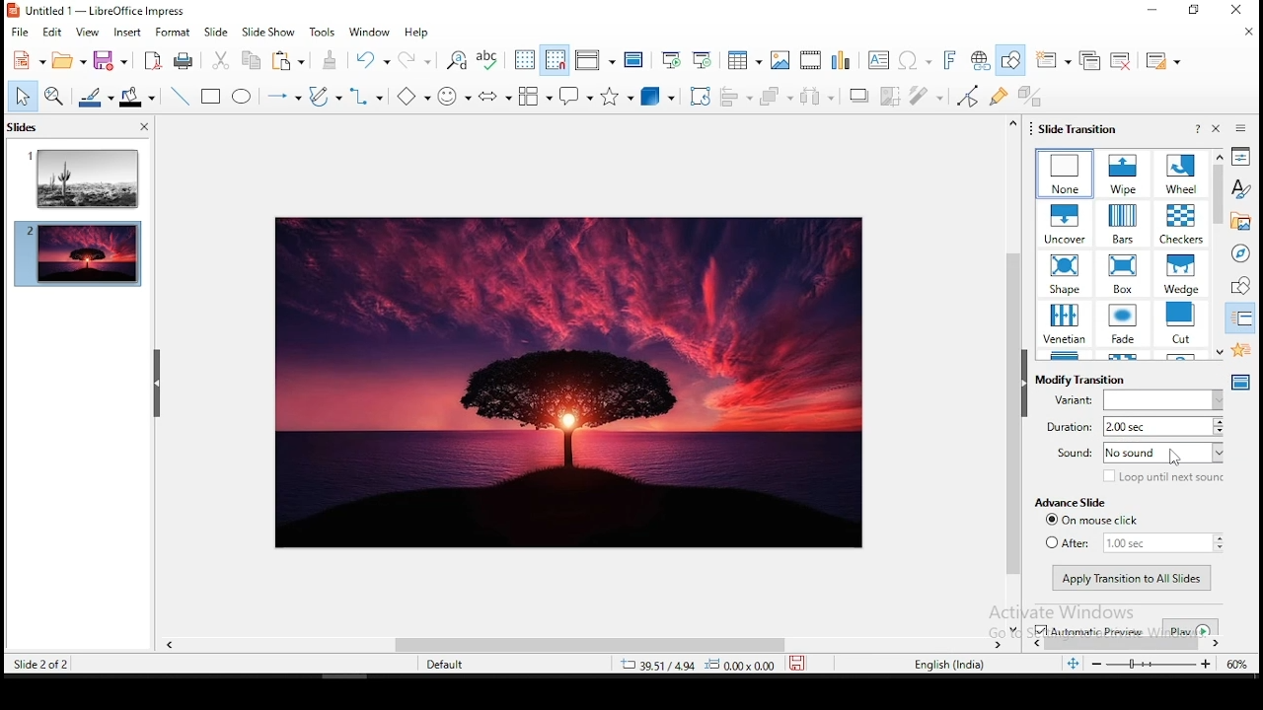  I want to click on transition effects, so click(1182, 322).